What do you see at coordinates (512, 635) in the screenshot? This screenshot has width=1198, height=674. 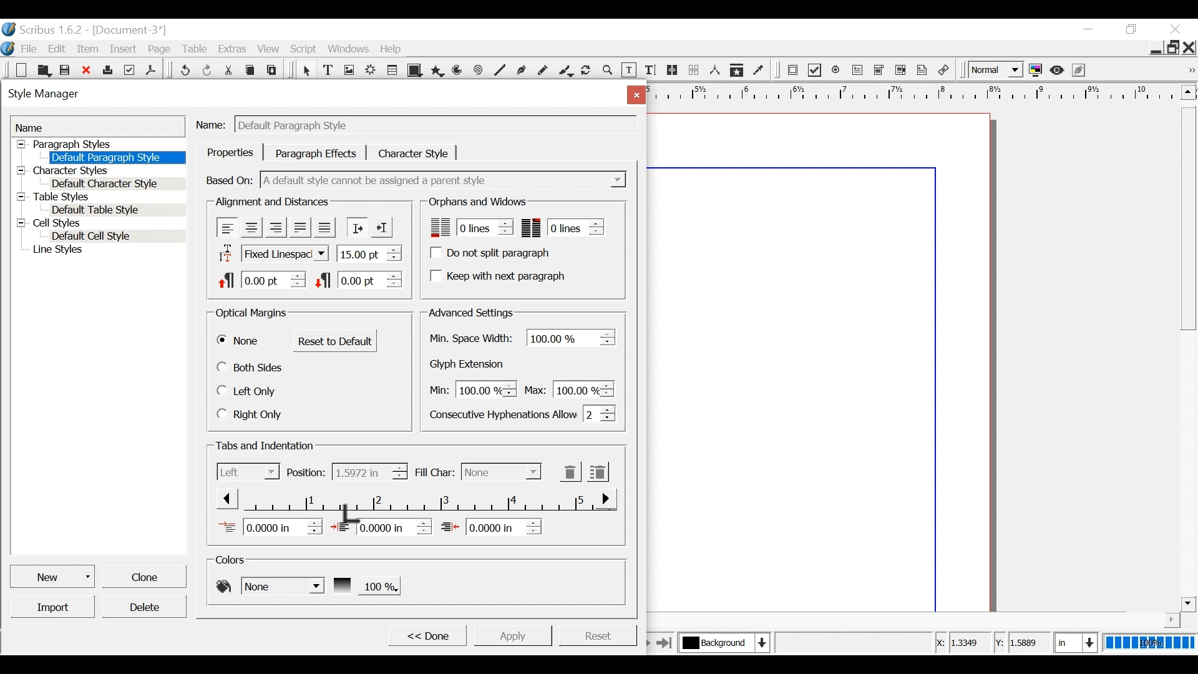 I see `Apply` at bounding box center [512, 635].